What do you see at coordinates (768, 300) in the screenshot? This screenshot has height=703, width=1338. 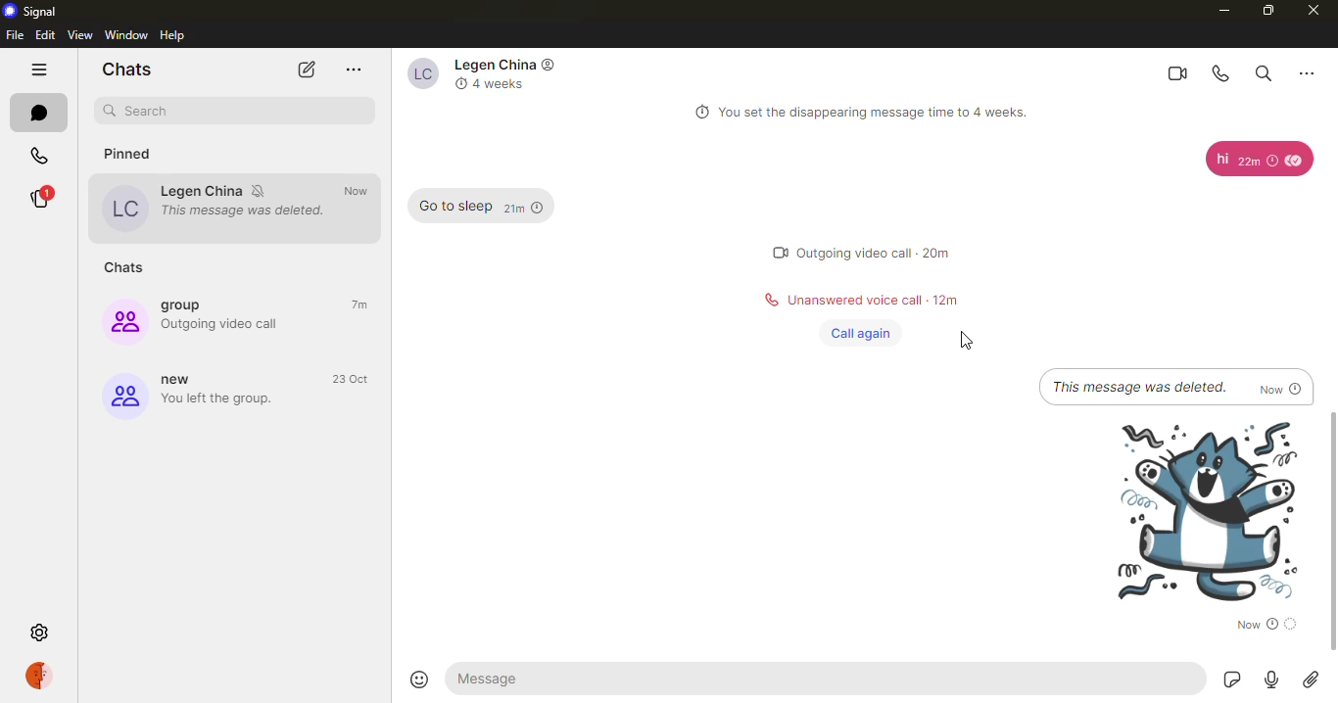 I see `call logo` at bounding box center [768, 300].